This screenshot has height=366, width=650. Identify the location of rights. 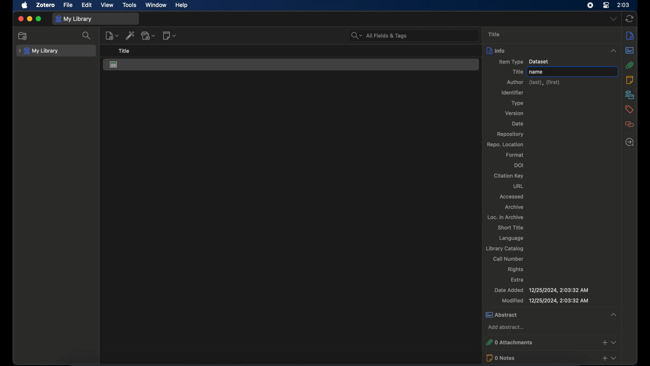
(516, 269).